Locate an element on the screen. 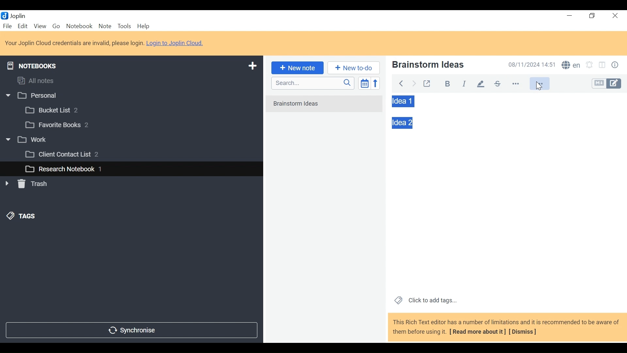 This screenshot has height=353, width=627. Go is located at coordinates (56, 25).